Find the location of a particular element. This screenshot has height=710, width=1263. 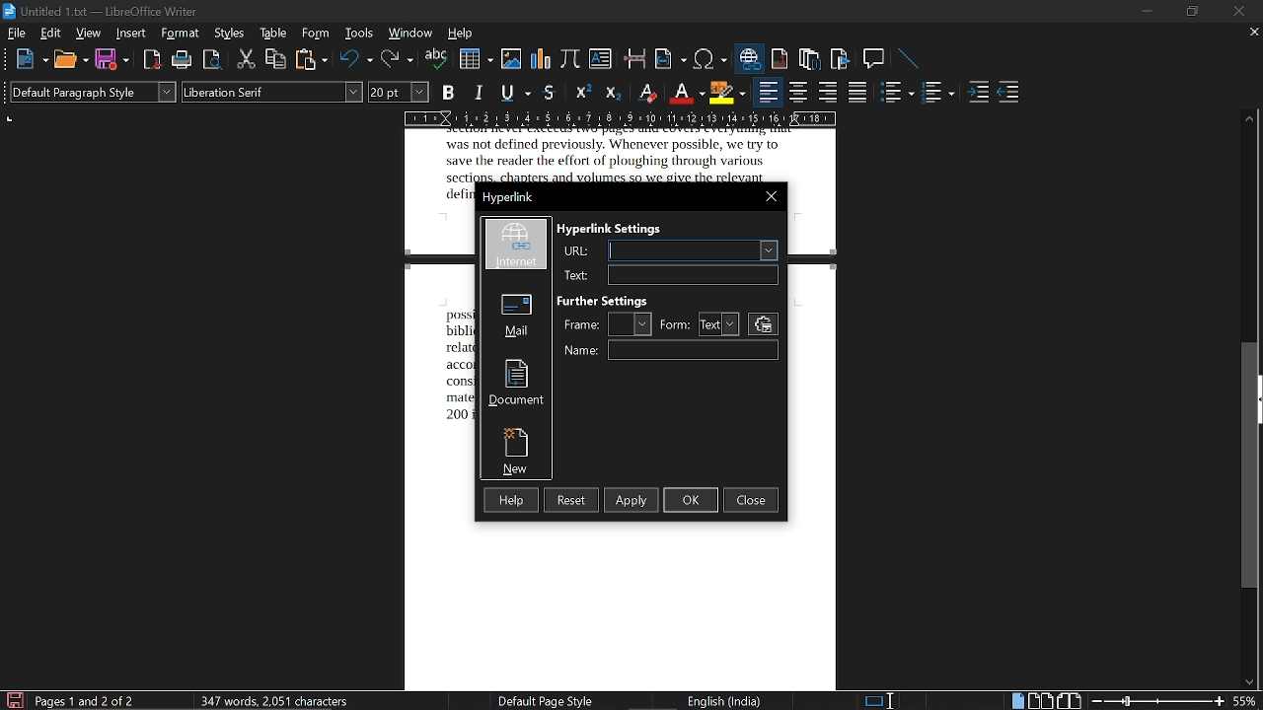

insert comment is located at coordinates (875, 59).